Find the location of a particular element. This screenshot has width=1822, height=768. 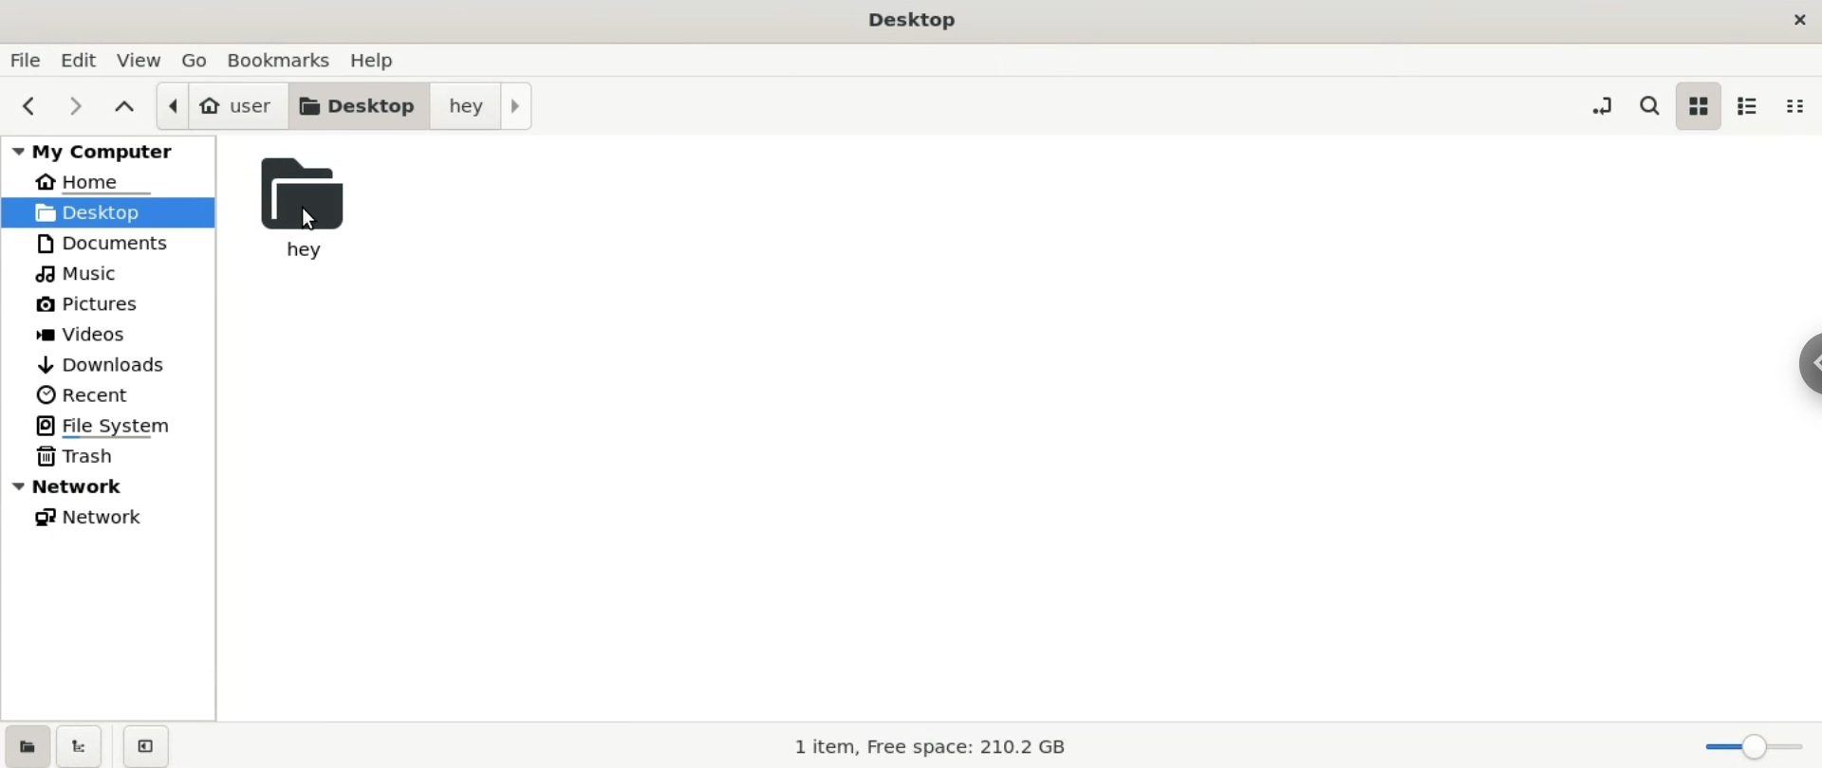

show places is located at coordinates (25, 747).